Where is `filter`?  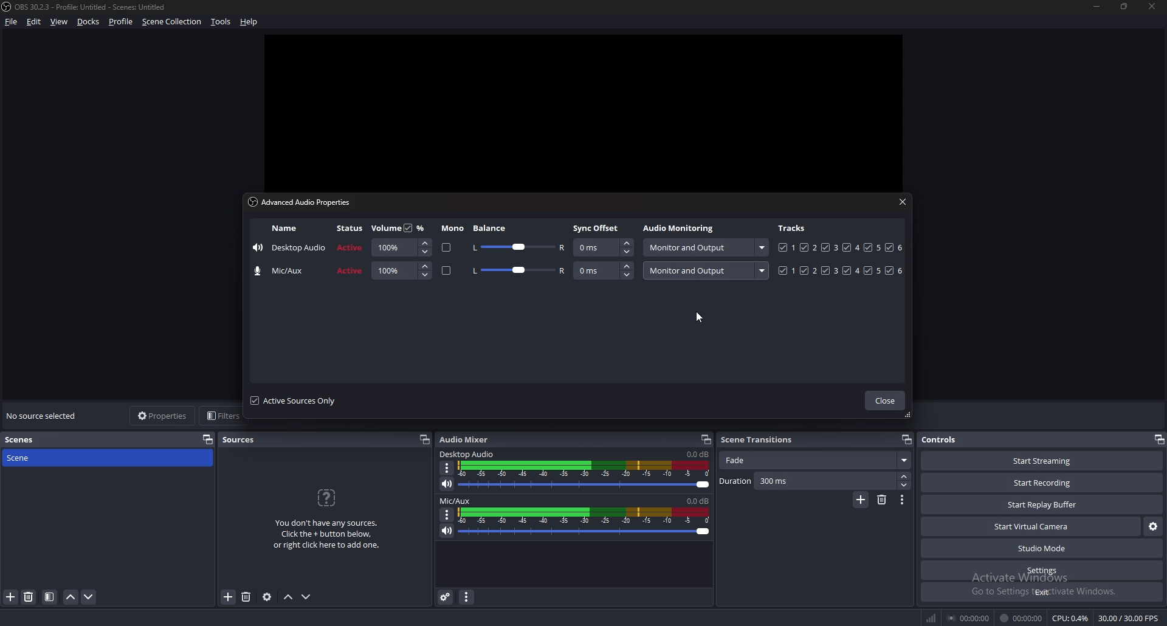 filter is located at coordinates (50, 597).